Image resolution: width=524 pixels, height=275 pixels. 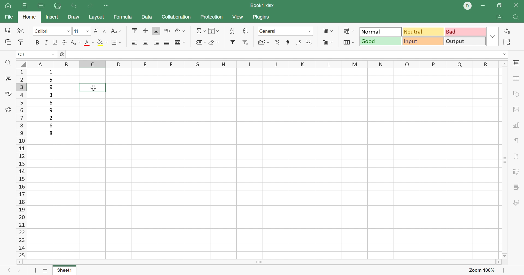 What do you see at coordinates (507, 43) in the screenshot?
I see `Select all` at bounding box center [507, 43].